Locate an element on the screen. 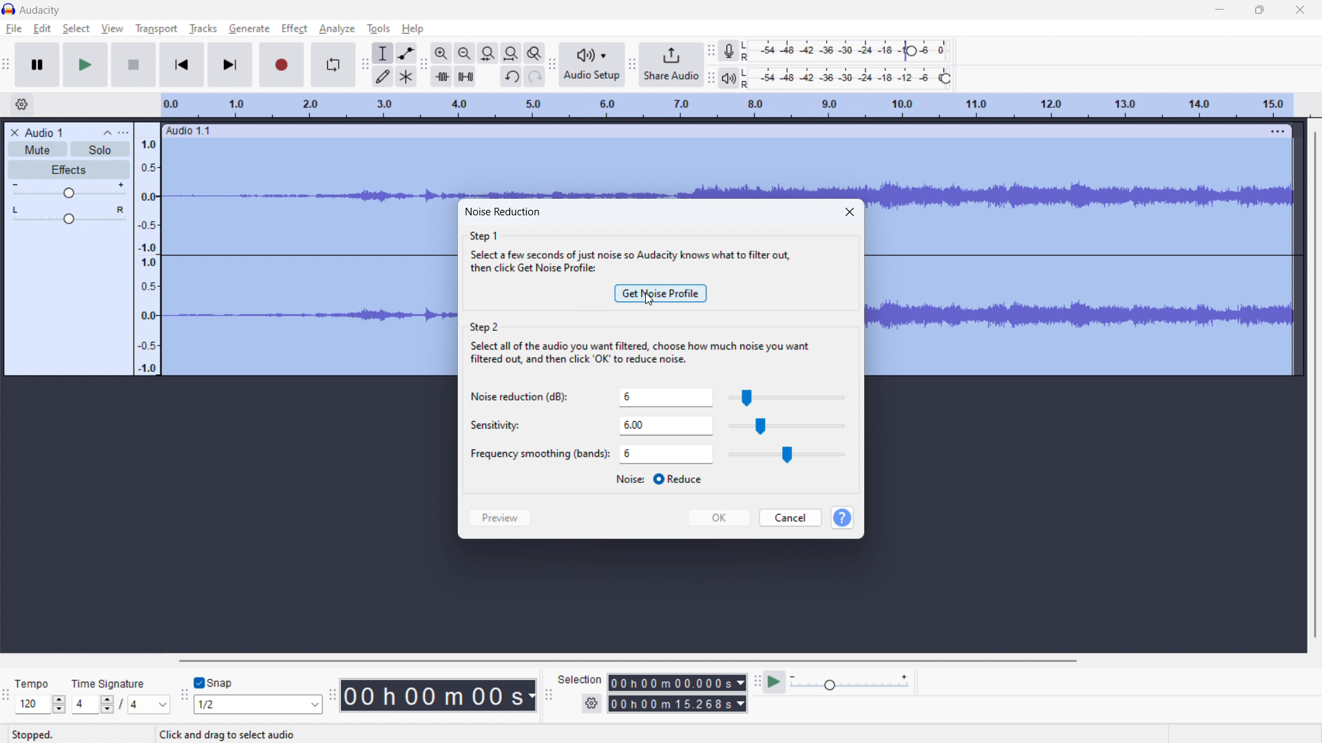  tracks is located at coordinates (202, 28).